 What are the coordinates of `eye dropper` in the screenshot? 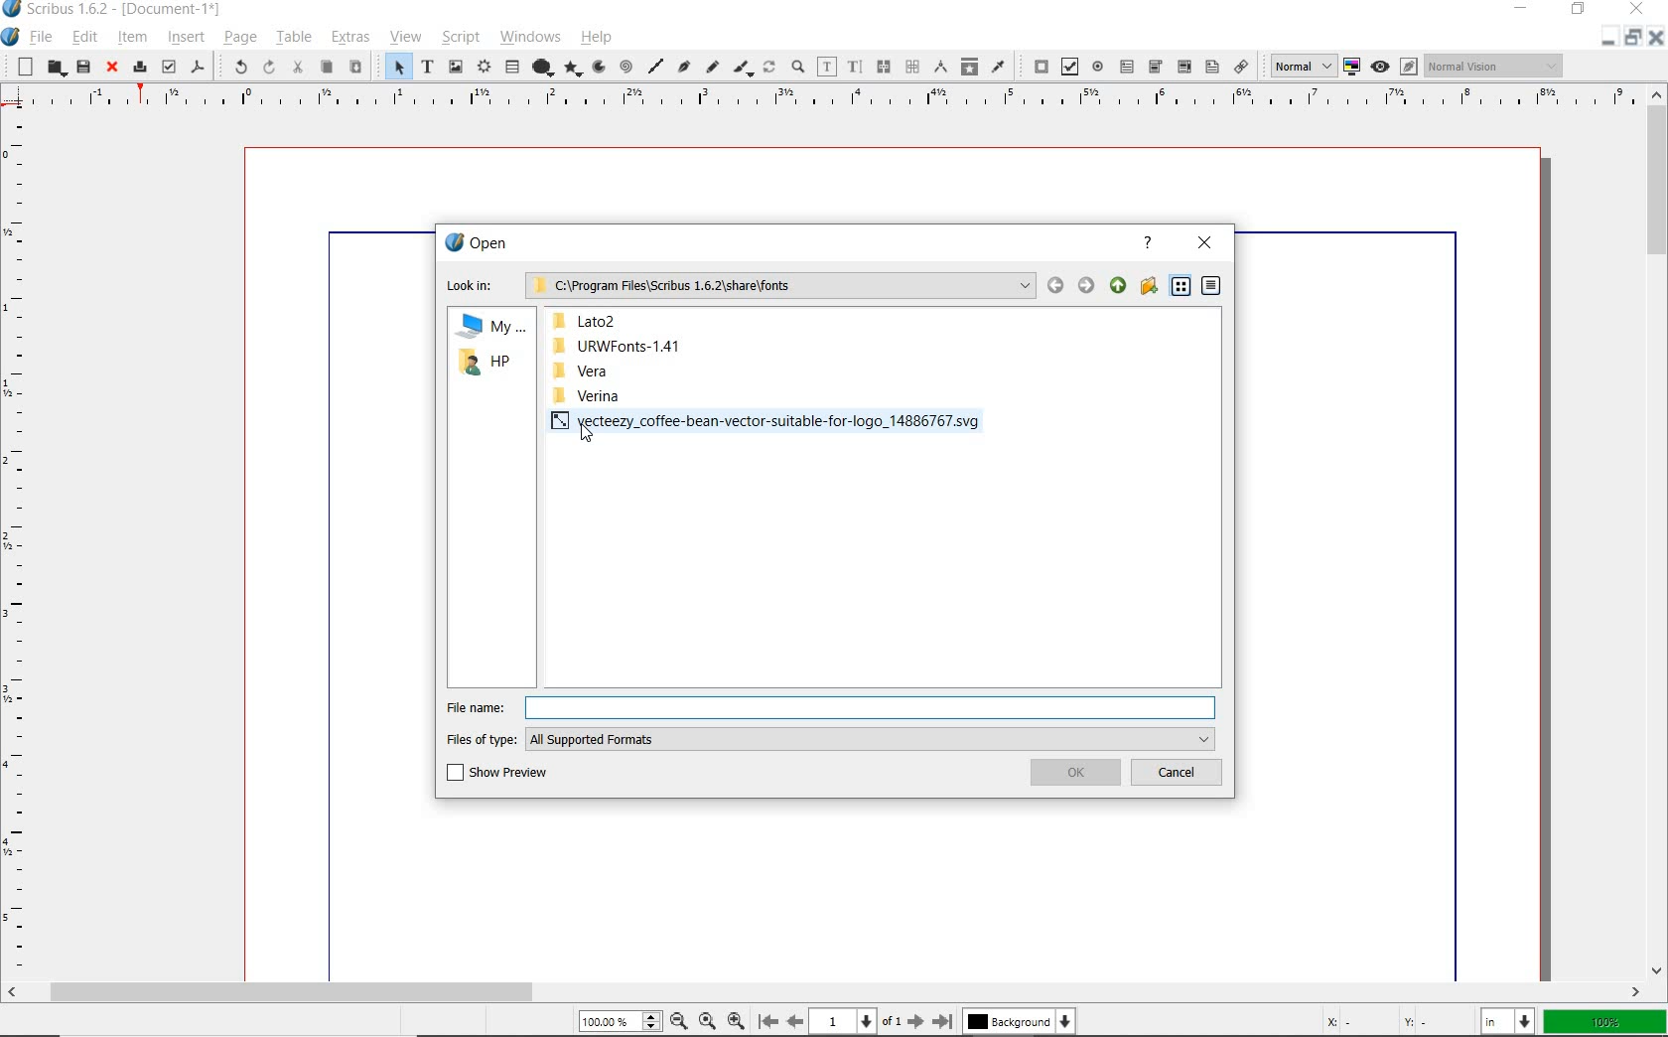 It's located at (998, 67).